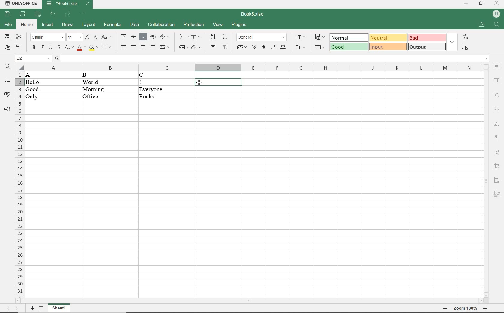 This screenshot has width=504, height=313. What do you see at coordinates (33, 58) in the screenshot?
I see `name manager` at bounding box center [33, 58].